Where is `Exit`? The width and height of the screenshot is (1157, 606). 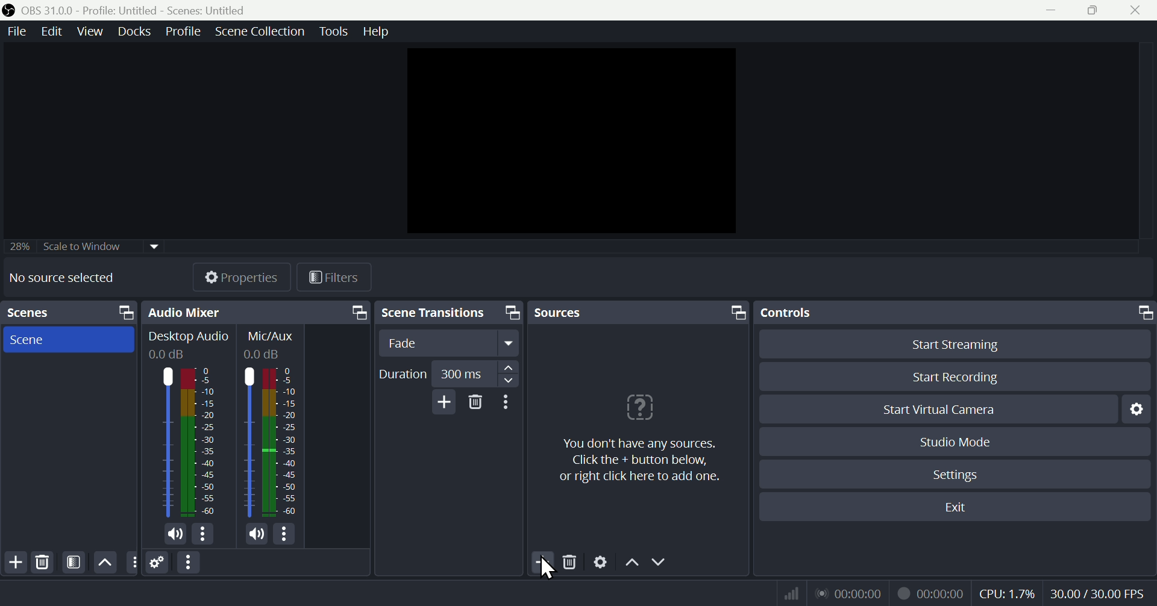
Exit is located at coordinates (962, 507).